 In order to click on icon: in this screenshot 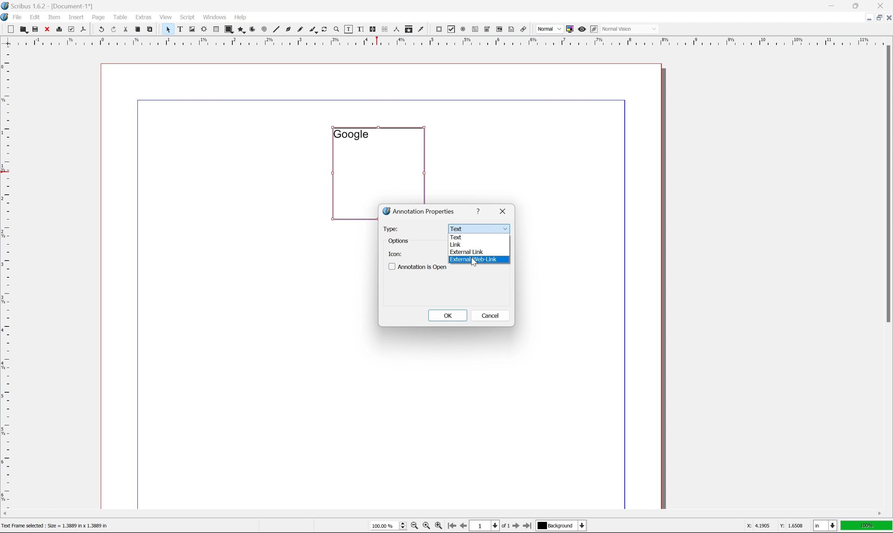, I will do `click(395, 253)`.